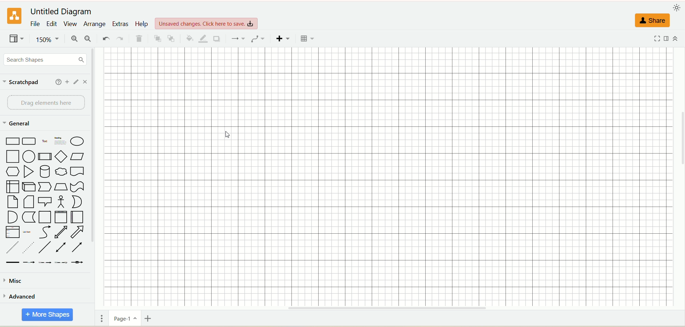 The image size is (685, 327). I want to click on cube, so click(28, 186).